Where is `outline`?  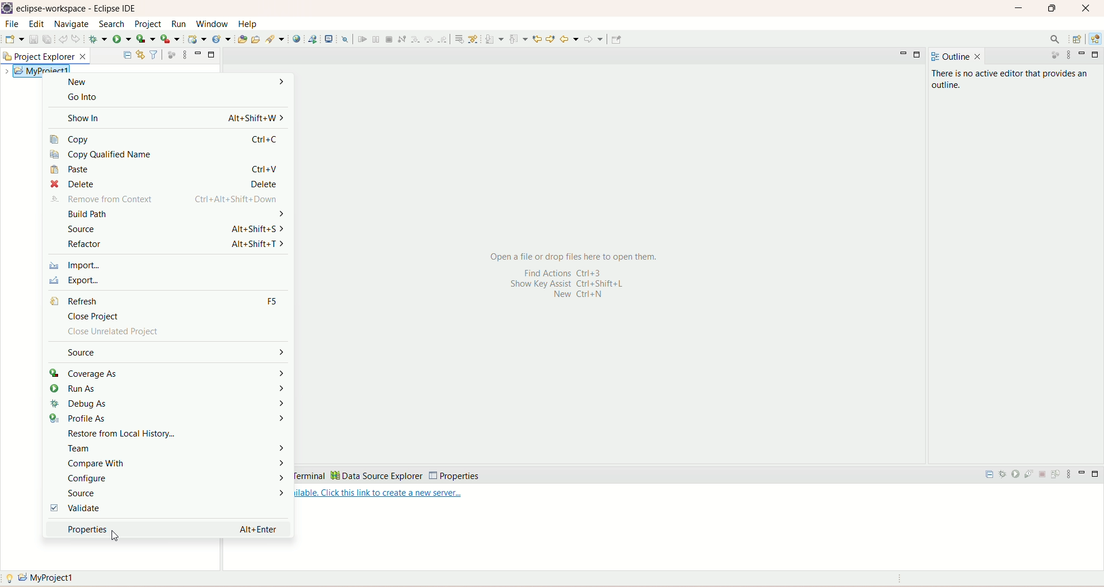
outline is located at coordinates (958, 56).